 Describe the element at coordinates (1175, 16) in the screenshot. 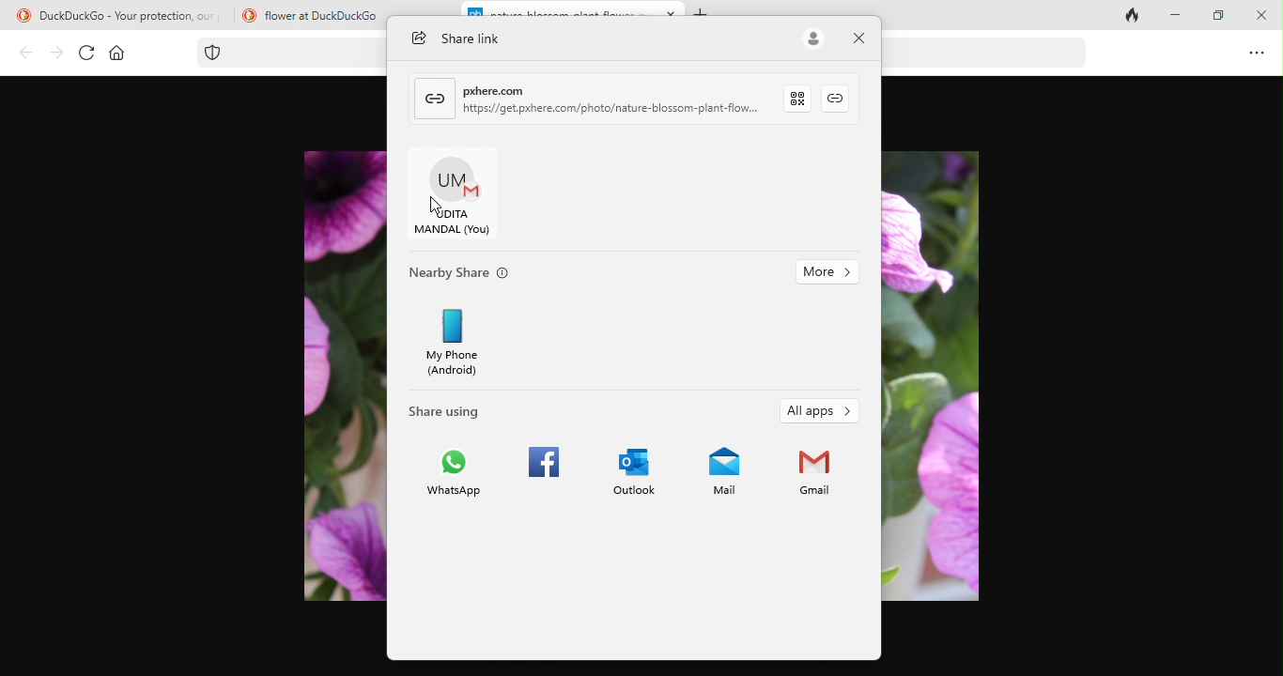

I see `minimize` at that location.